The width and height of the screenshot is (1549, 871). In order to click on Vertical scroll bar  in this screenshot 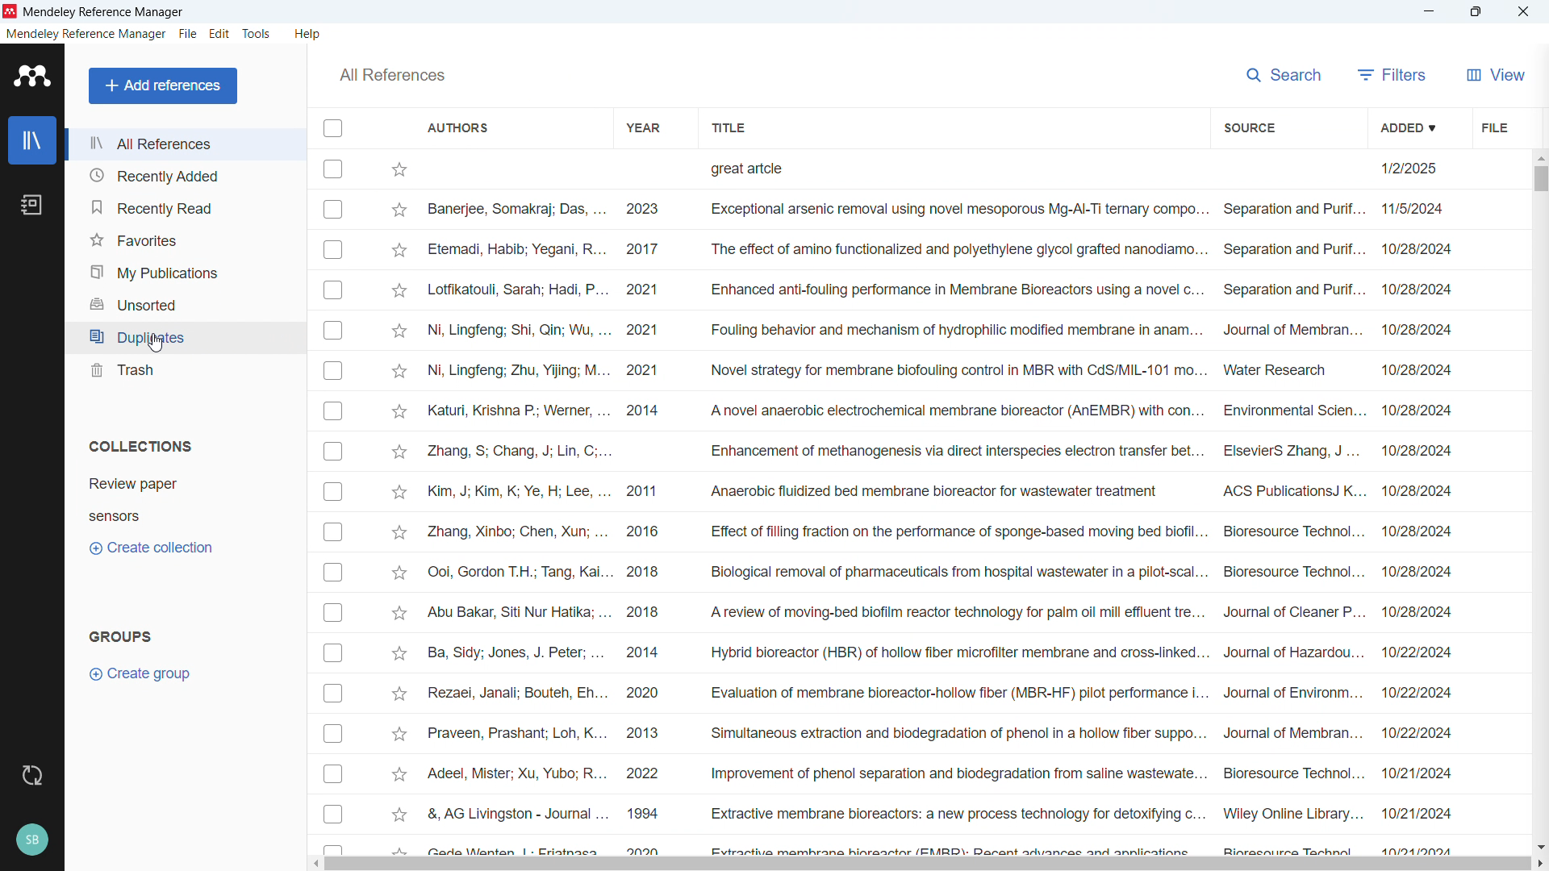, I will do `click(1539, 180)`.